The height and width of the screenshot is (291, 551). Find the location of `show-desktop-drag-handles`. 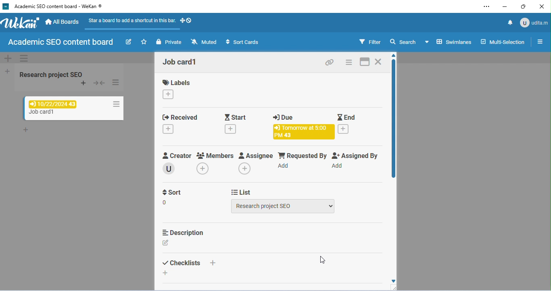

show-desktop-drag-handles is located at coordinates (186, 20).